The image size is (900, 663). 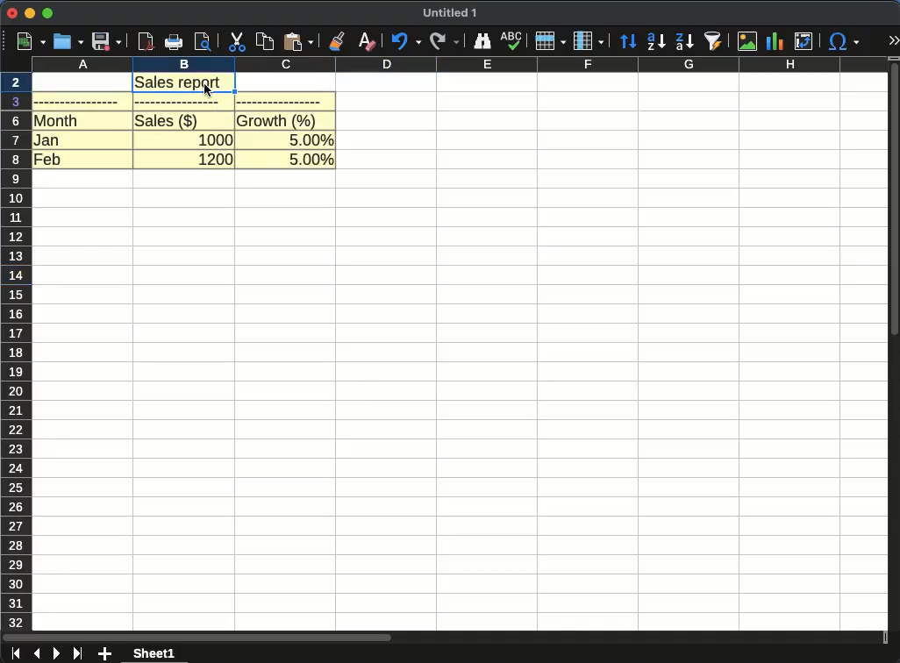 What do you see at coordinates (460, 65) in the screenshot?
I see `column` at bounding box center [460, 65].